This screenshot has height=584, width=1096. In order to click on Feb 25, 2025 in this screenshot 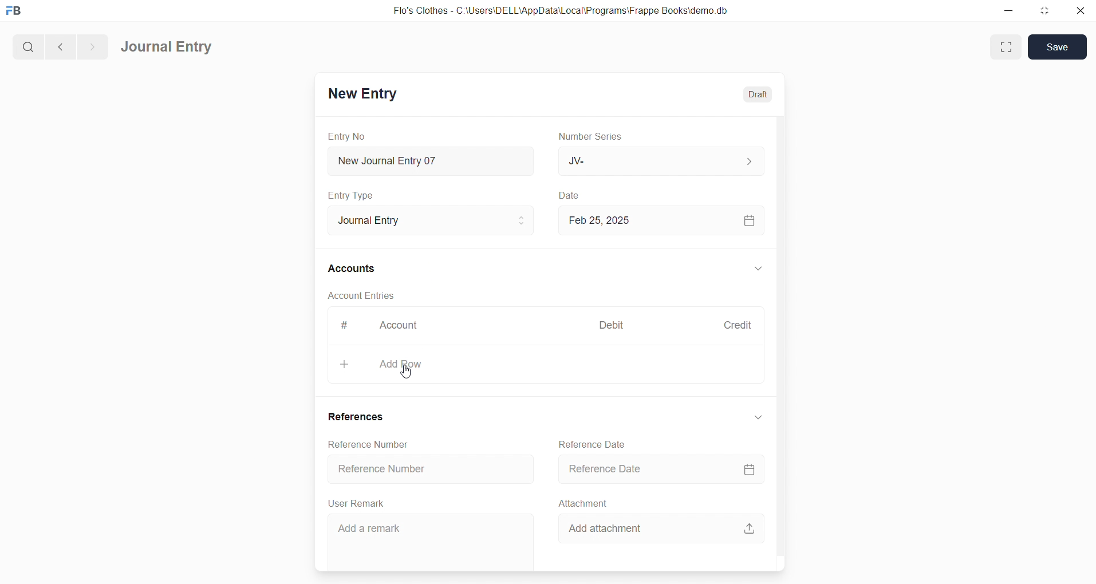, I will do `click(663, 220)`.